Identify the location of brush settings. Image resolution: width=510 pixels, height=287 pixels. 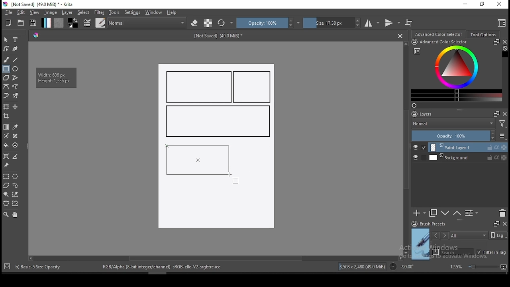
(86, 23).